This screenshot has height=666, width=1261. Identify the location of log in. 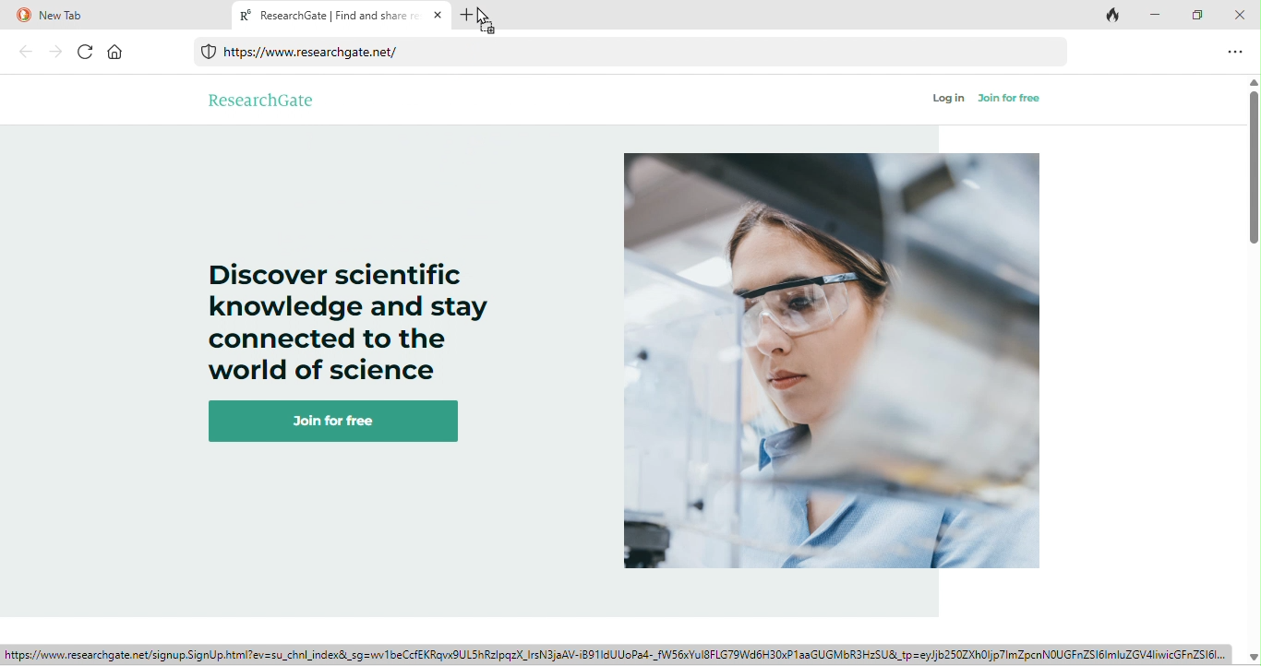
(949, 99).